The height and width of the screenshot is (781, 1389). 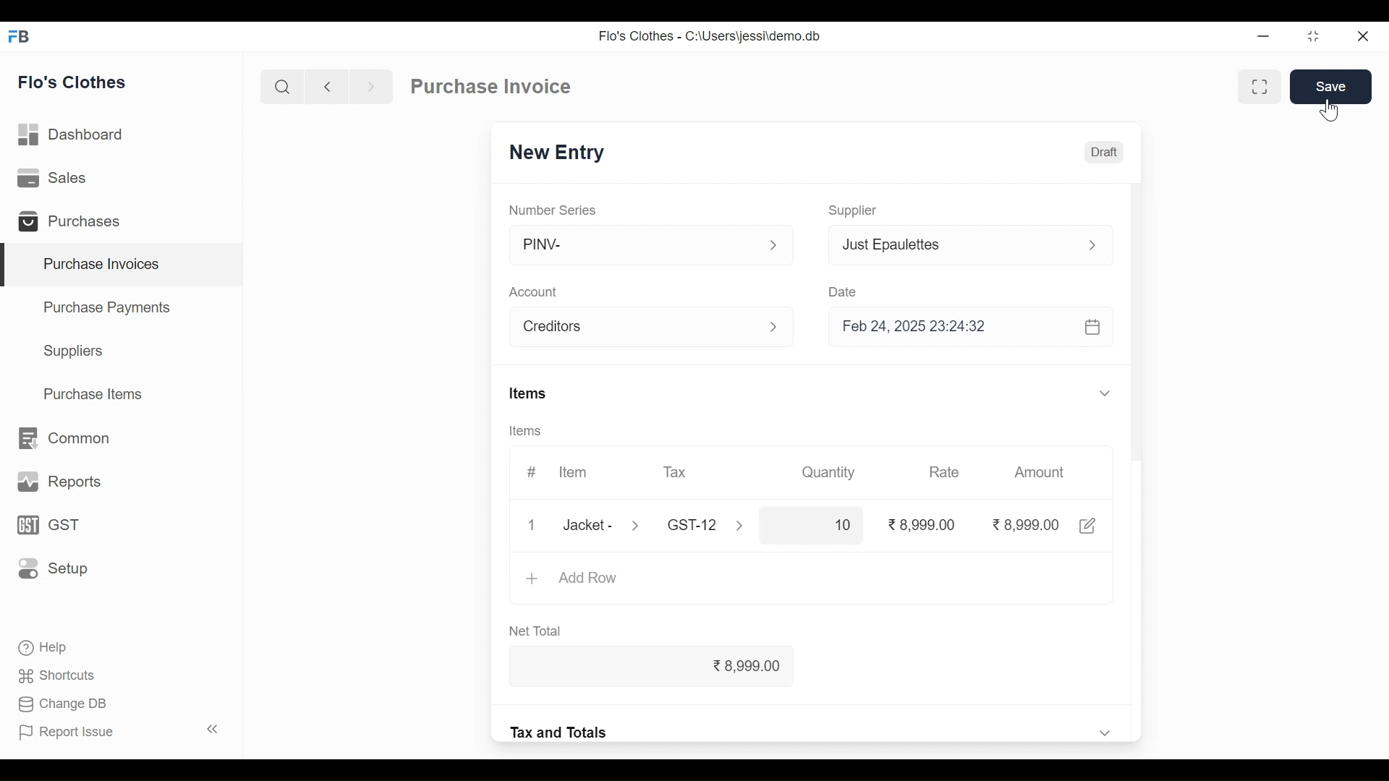 What do you see at coordinates (712, 35) in the screenshot?
I see `Flo's Clothes - C:\Users\jessi\demo.db` at bounding box center [712, 35].